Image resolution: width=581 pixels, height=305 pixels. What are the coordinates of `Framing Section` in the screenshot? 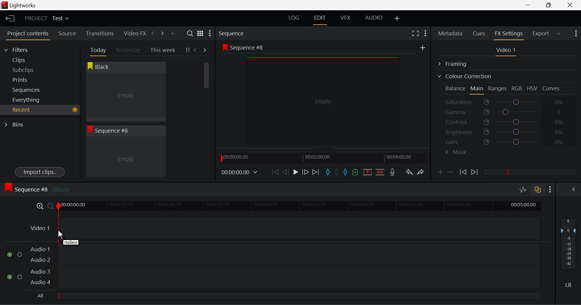 It's located at (457, 63).